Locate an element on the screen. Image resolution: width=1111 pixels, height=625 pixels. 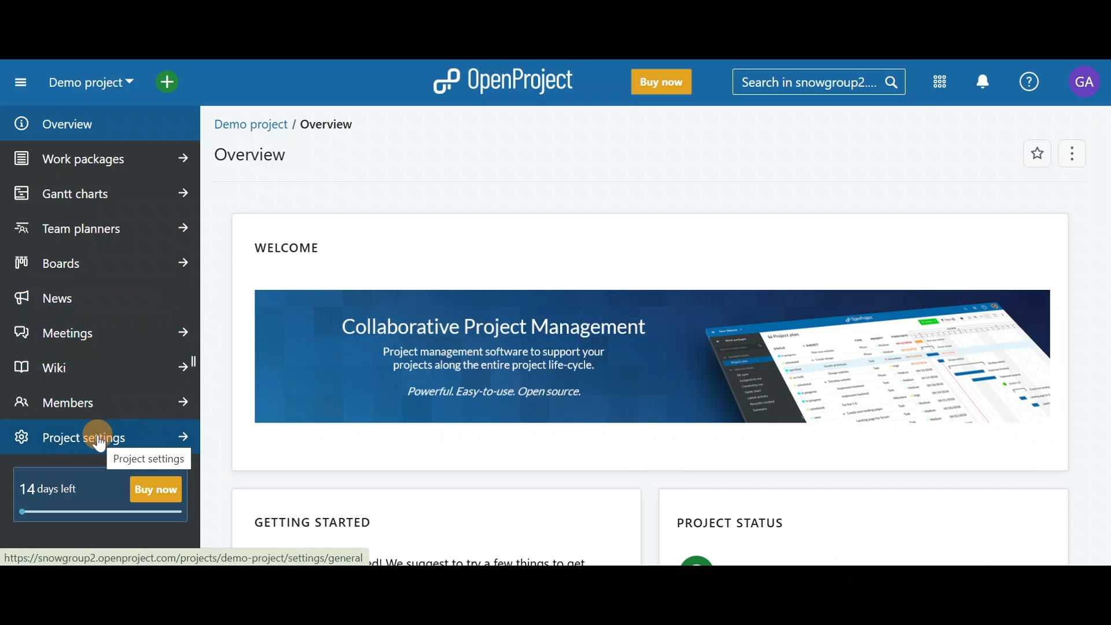
Meetings is located at coordinates (102, 331).